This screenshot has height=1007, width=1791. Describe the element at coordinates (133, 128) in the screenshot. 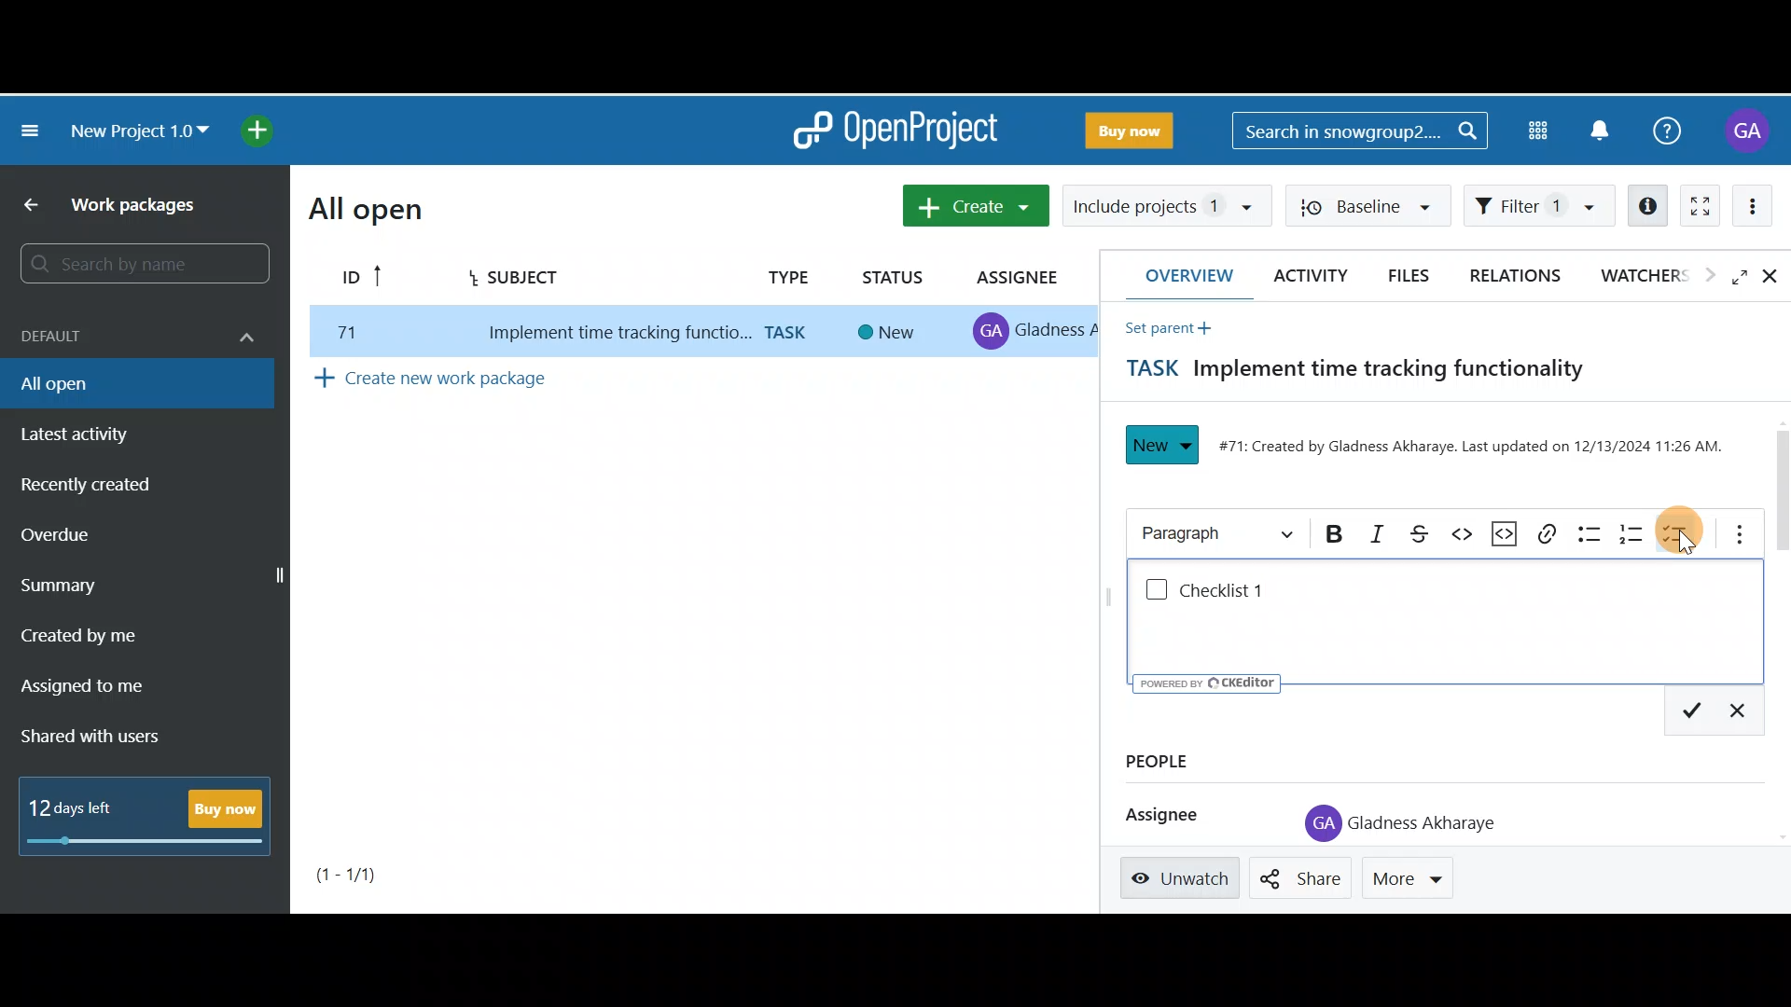

I see `New project 1.0` at that location.